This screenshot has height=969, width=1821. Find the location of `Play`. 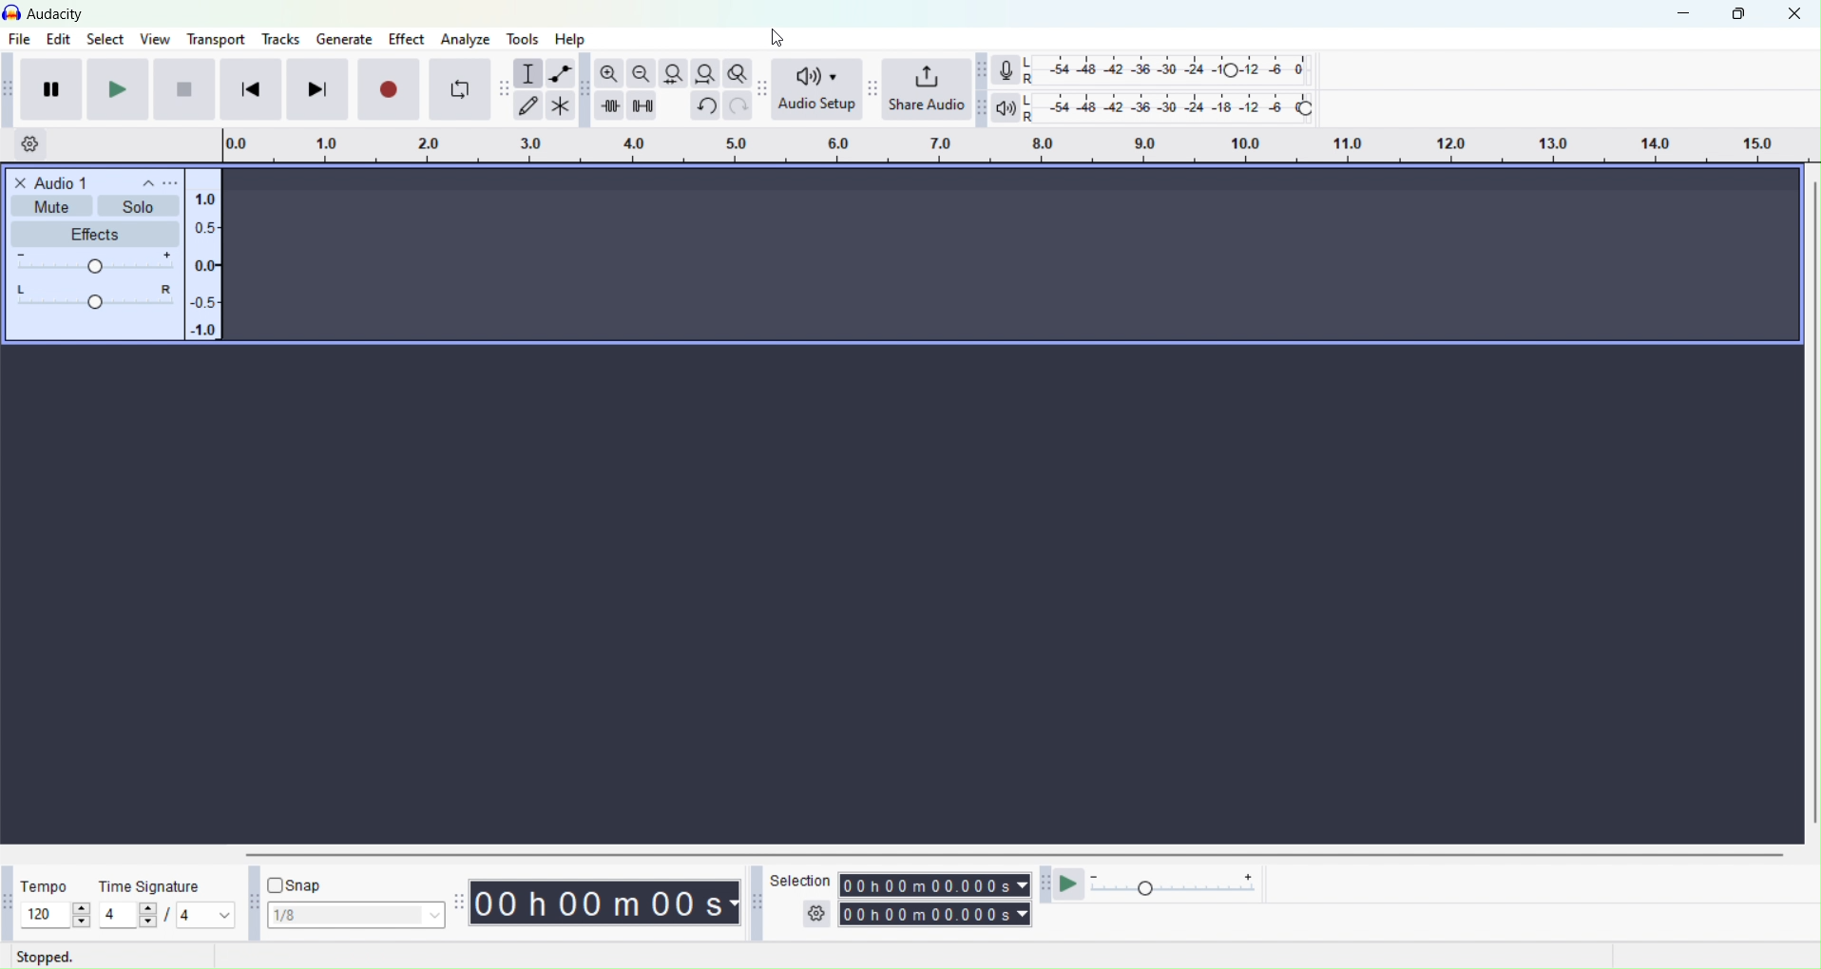

Play is located at coordinates (118, 88).